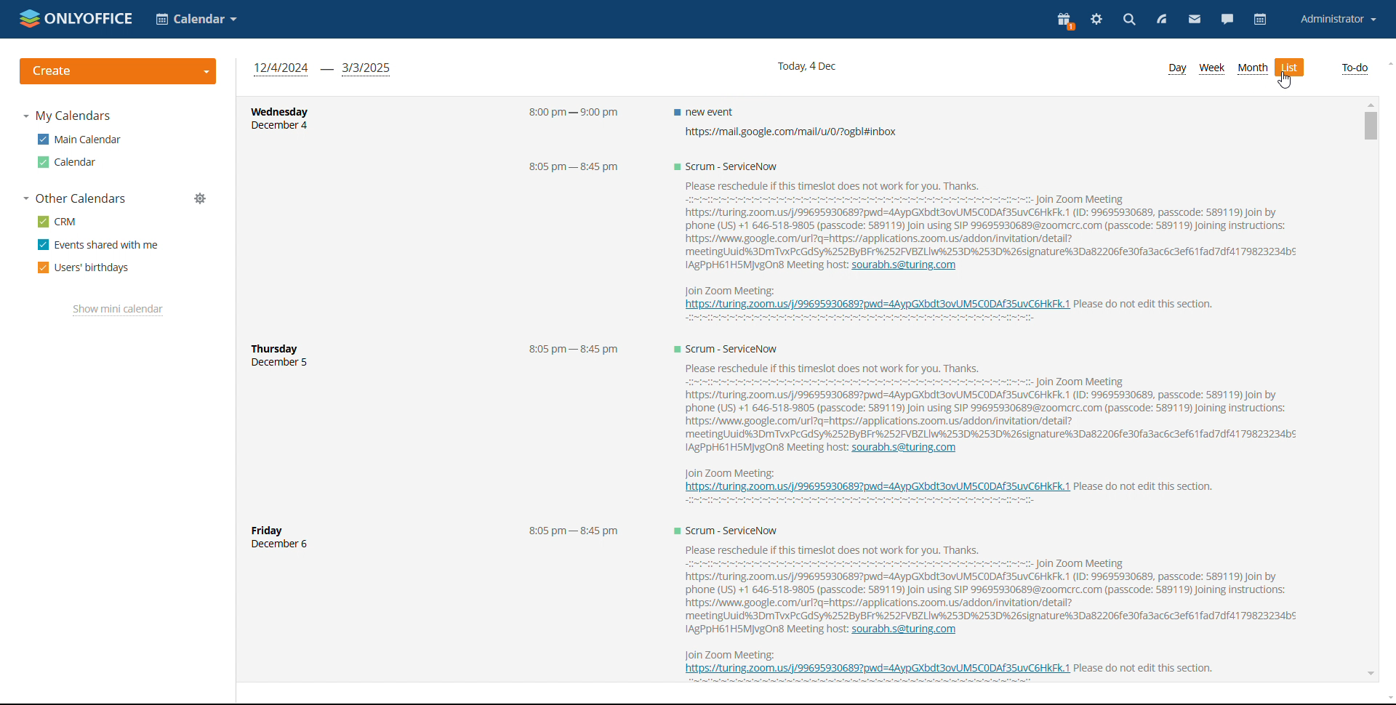 The image size is (1396, 705). Describe the element at coordinates (84, 267) in the screenshot. I see `users' birthdays` at that location.